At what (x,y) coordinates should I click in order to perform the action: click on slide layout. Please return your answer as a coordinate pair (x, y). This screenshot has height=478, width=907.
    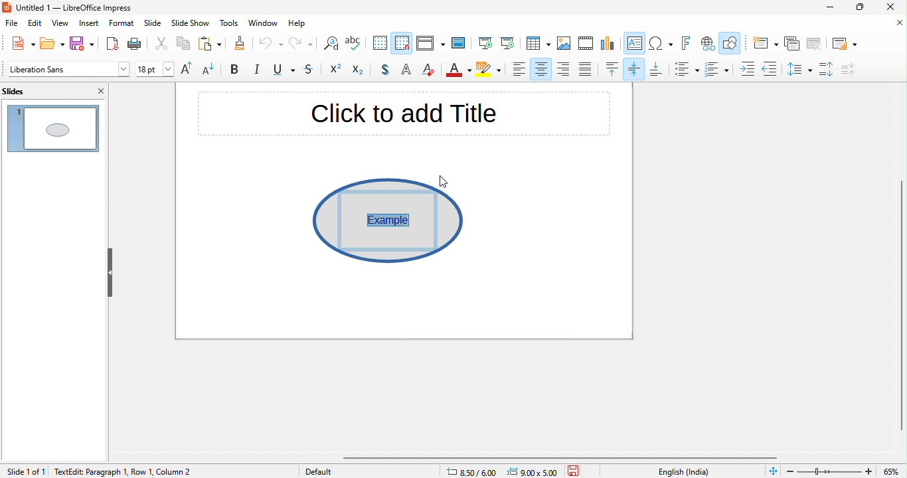
    Looking at the image, I should click on (843, 42).